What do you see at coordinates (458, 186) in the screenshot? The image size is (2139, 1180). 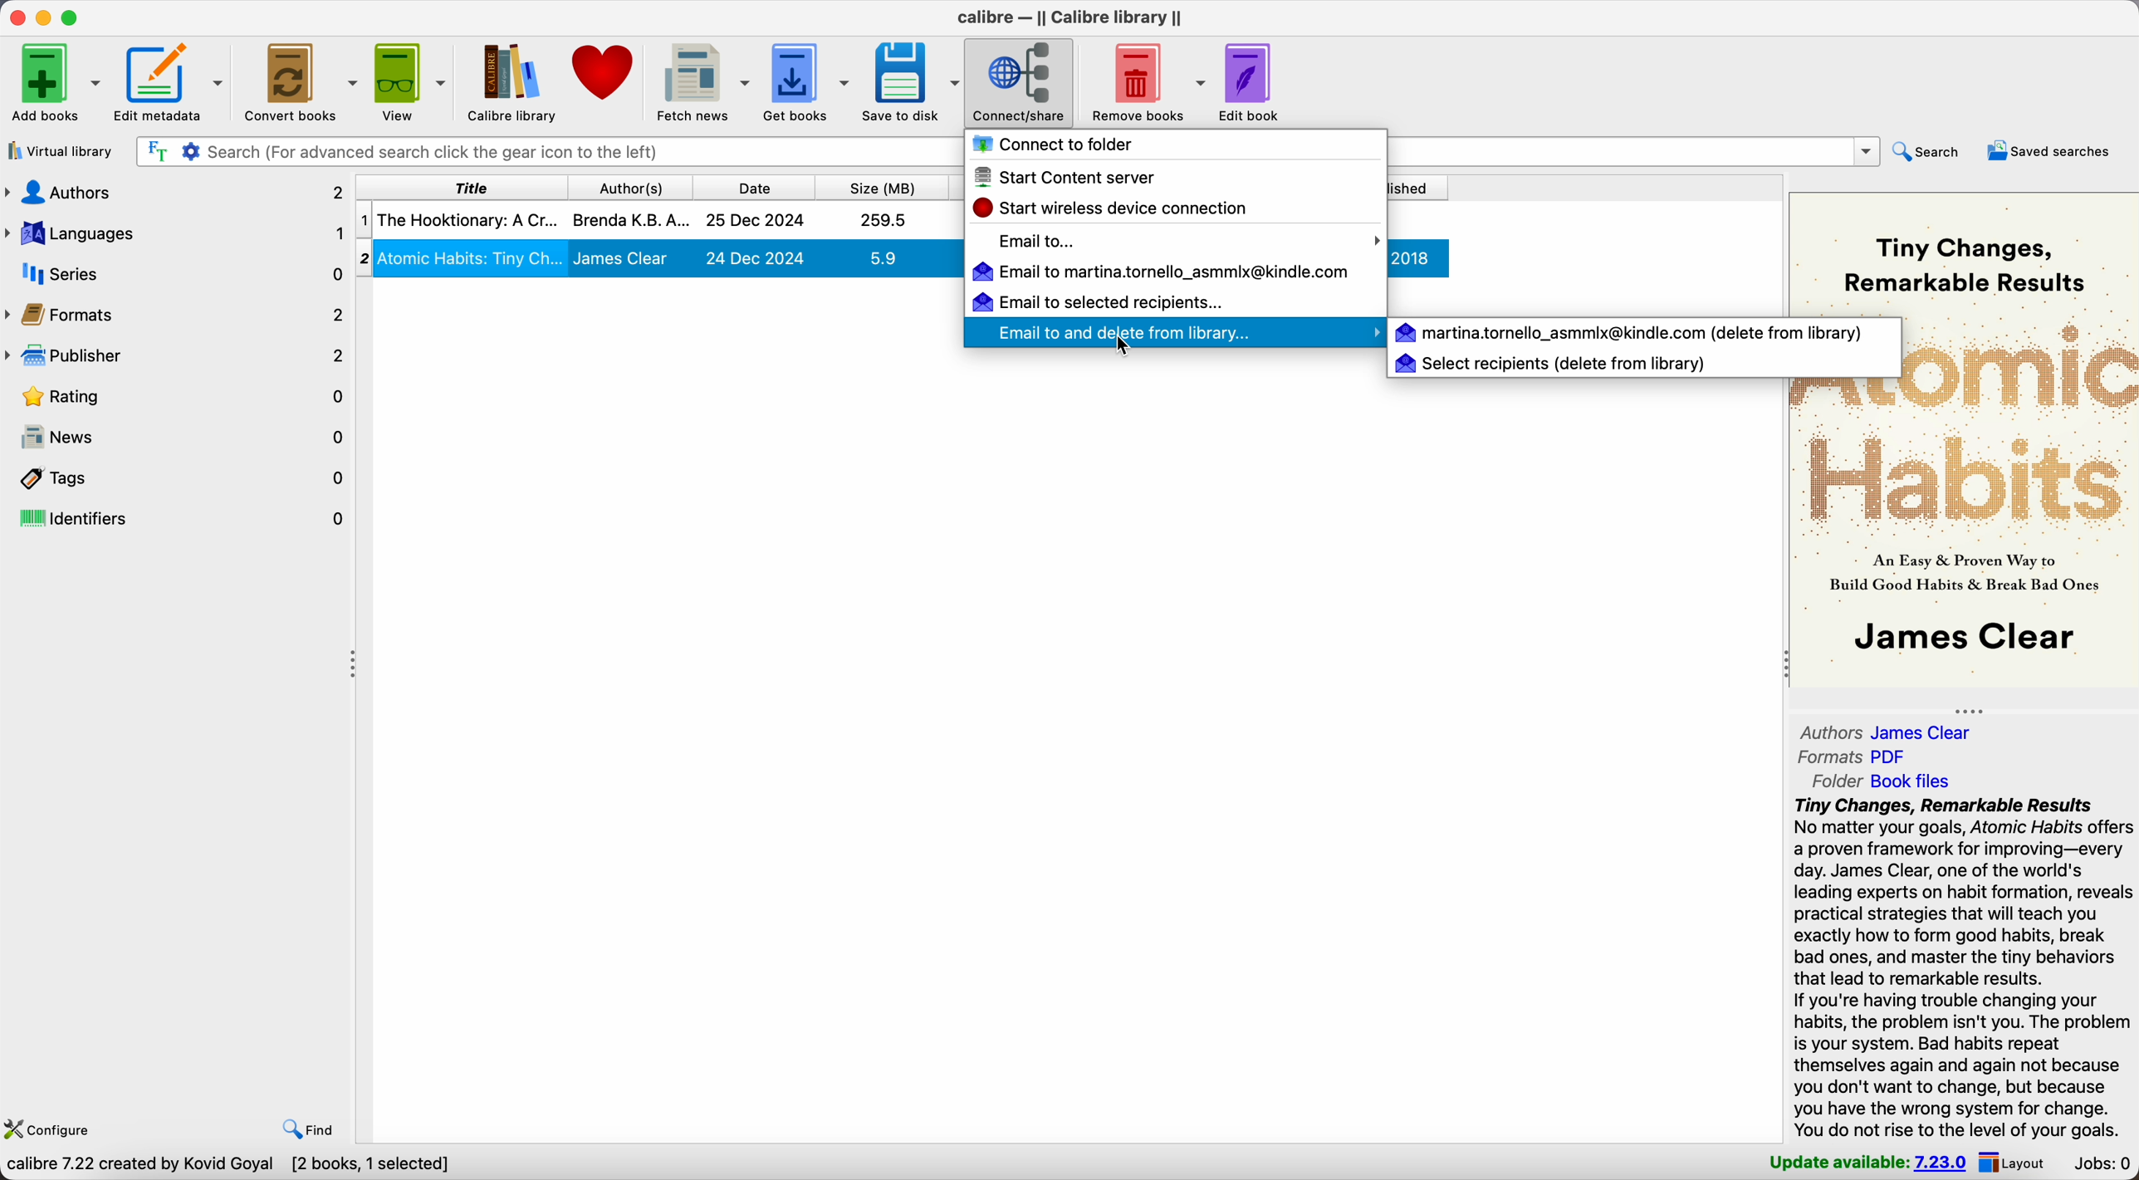 I see `title` at bounding box center [458, 186].